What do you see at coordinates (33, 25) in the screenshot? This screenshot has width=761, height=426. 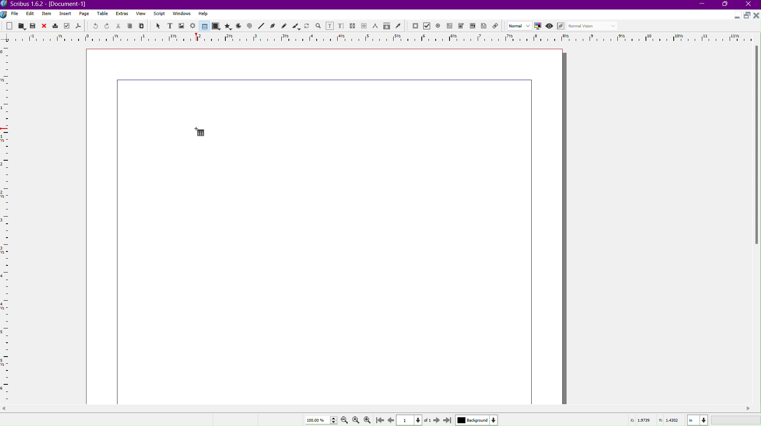 I see `Save` at bounding box center [33, 25].